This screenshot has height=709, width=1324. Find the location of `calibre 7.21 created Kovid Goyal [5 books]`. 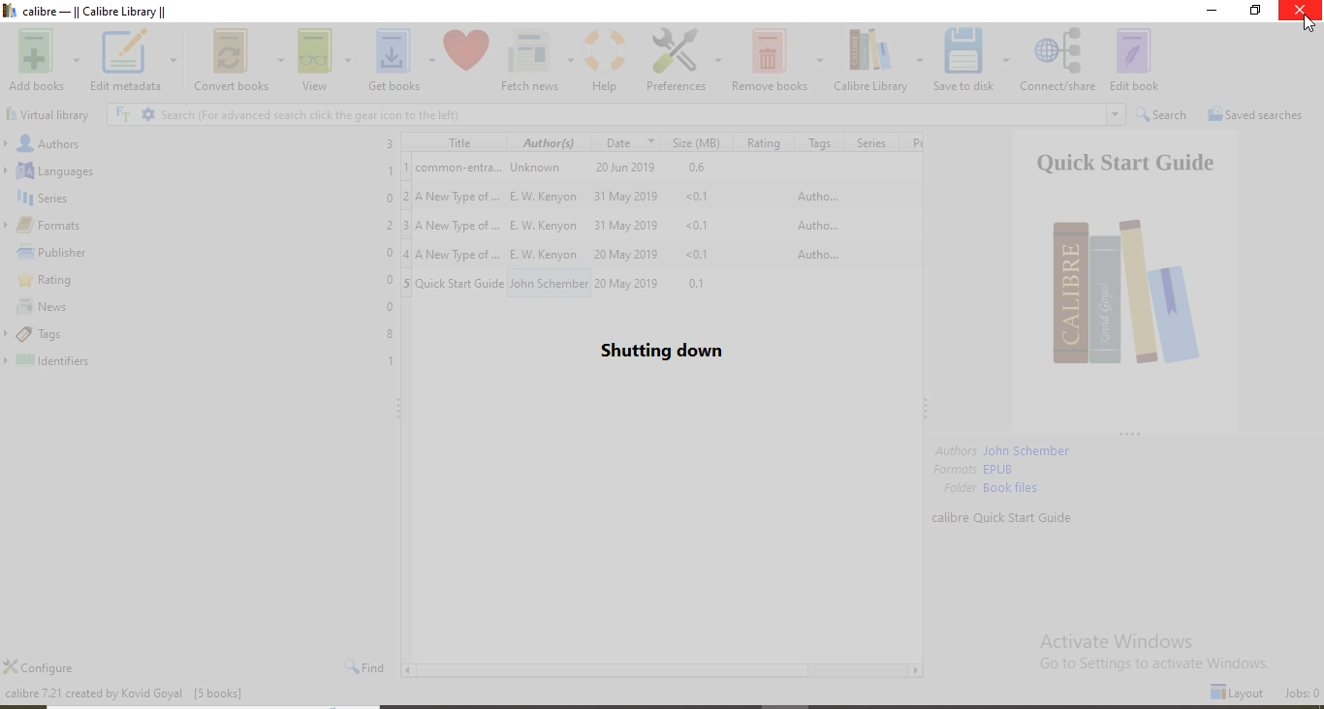

calibre 7.21 created Kovid Goyal [5 books] is located at coordinates (123, 692).